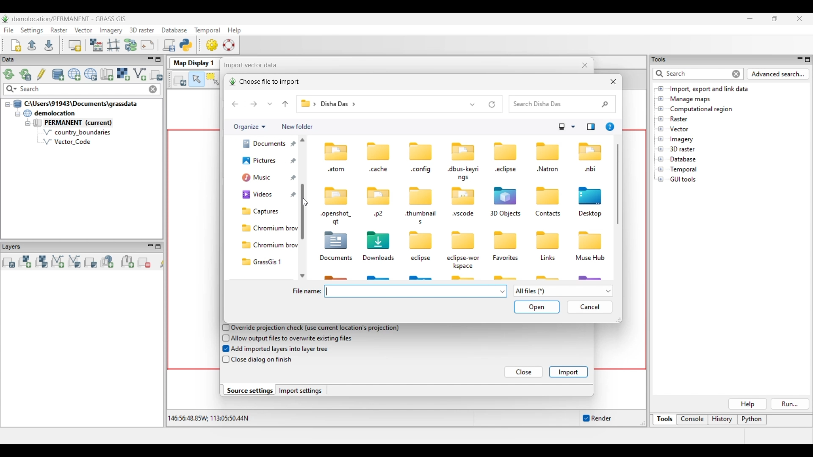 Image resolution: width=813 pixels, height=457 pixels. Describe the element at coordinates (75, 74) in the screenshot. I see `Create new project (location) to current GRASS database` at that location.